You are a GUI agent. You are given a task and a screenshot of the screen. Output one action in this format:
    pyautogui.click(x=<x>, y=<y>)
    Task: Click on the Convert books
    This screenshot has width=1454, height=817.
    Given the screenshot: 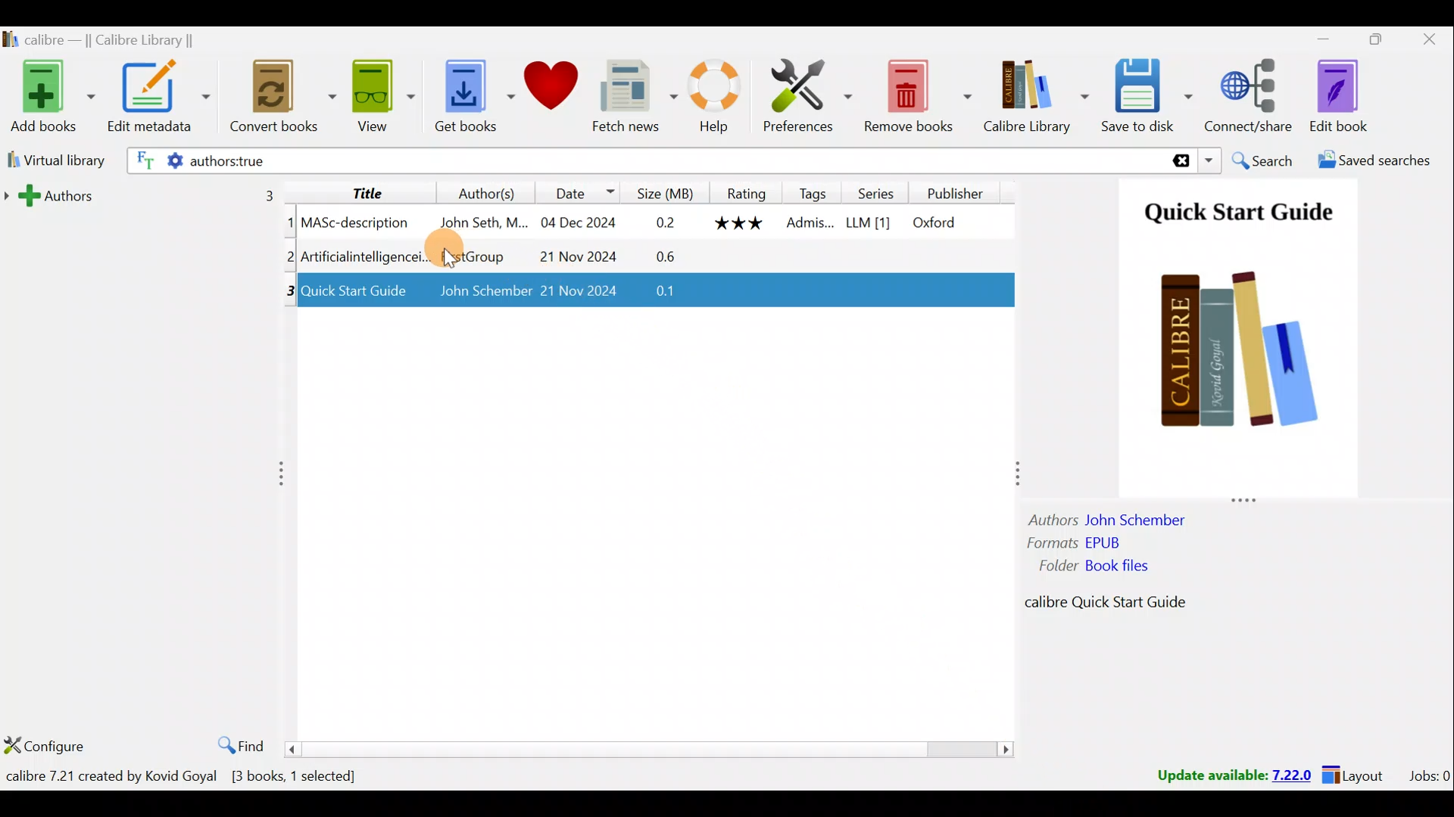 What is the action you would take?
    pyautogui.click(x=270, y=99)
    